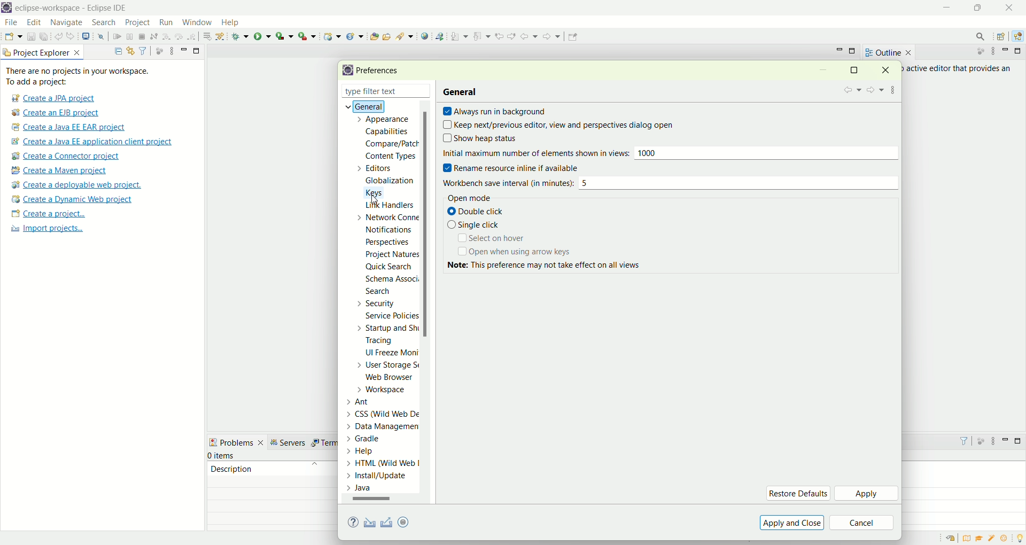 Image resolution: width=1026 pixels, height=545 pixels. I want to click on help, so click(235, 24).